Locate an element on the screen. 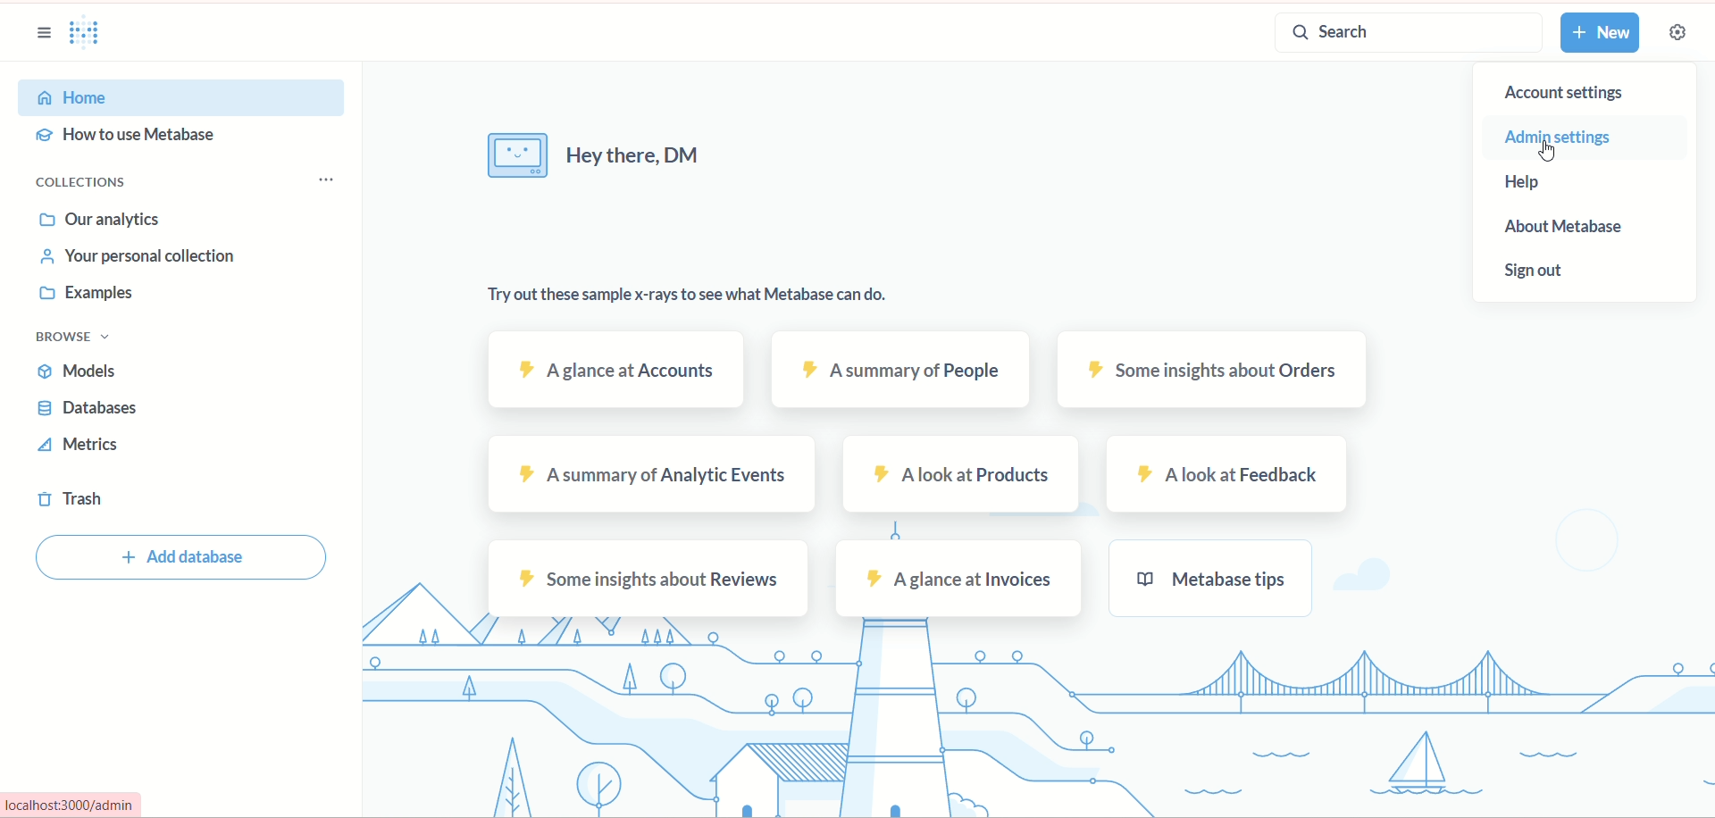 The image size is (1715, 818). invoices is located at coordinates (962, 579).